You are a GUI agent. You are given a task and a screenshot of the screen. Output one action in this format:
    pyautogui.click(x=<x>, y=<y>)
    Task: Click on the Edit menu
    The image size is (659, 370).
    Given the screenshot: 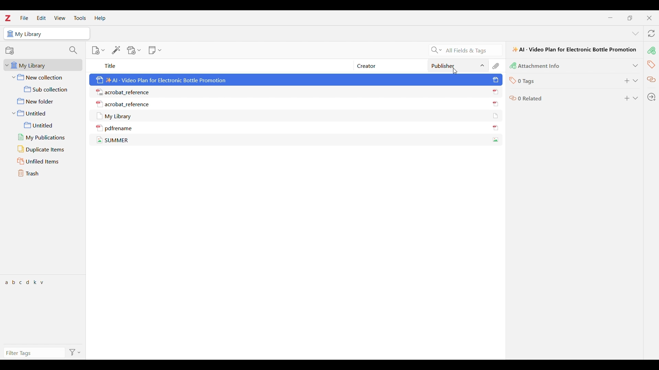 What is the action you would take?
    pyautogui.click(x=42, y=18)
    